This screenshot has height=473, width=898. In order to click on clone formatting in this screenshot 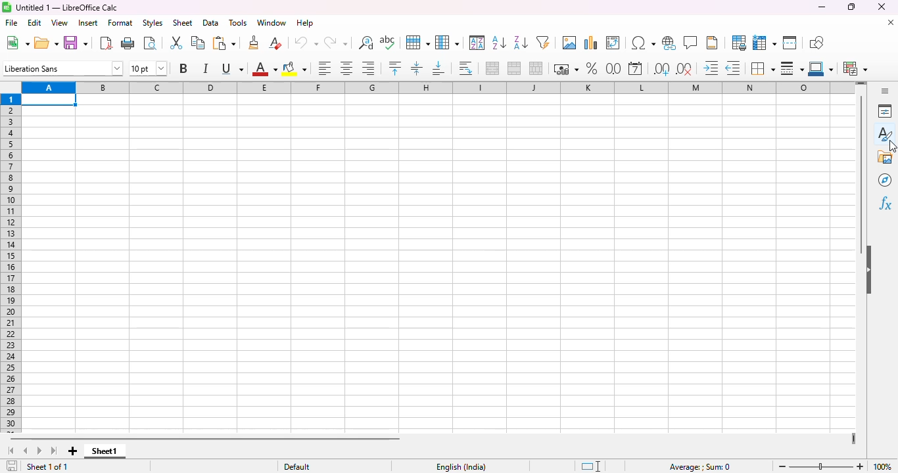, I will do `click(254, 43)`.